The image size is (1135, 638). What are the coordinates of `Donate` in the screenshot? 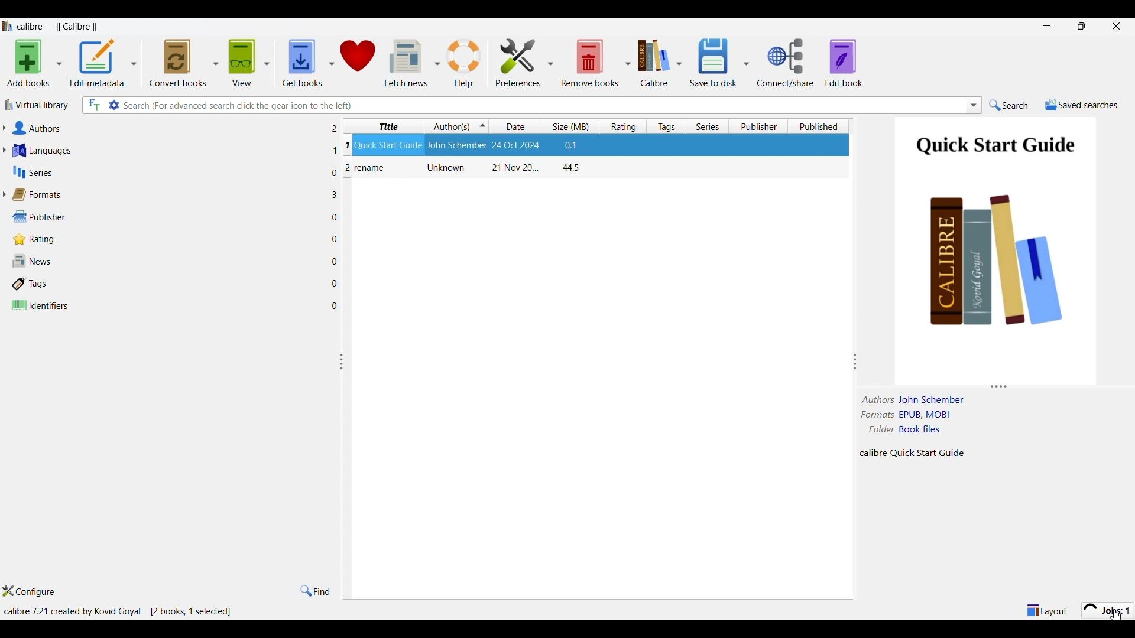 It's located at (358, 63).